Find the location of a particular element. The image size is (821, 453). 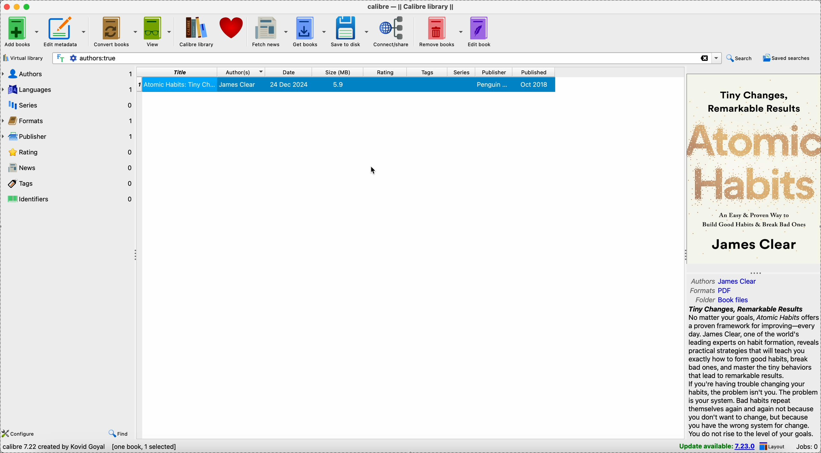

convert books is located at coordinates (116, 32).